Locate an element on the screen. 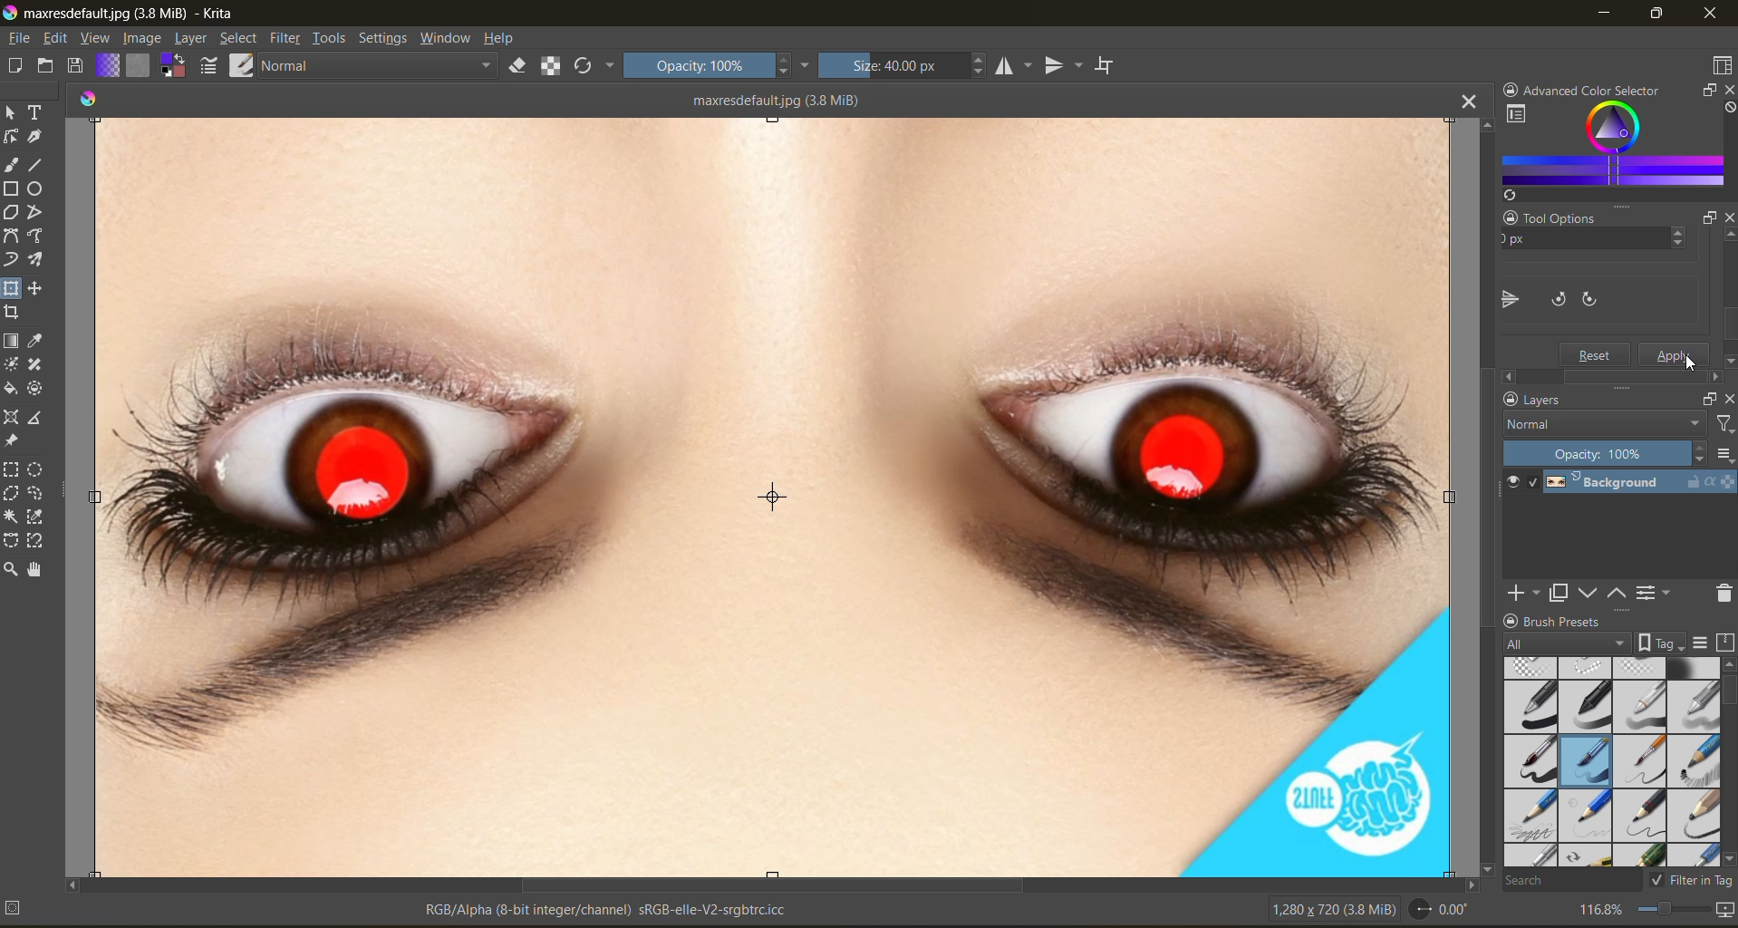  tag is located at coordinates (1563, 645).